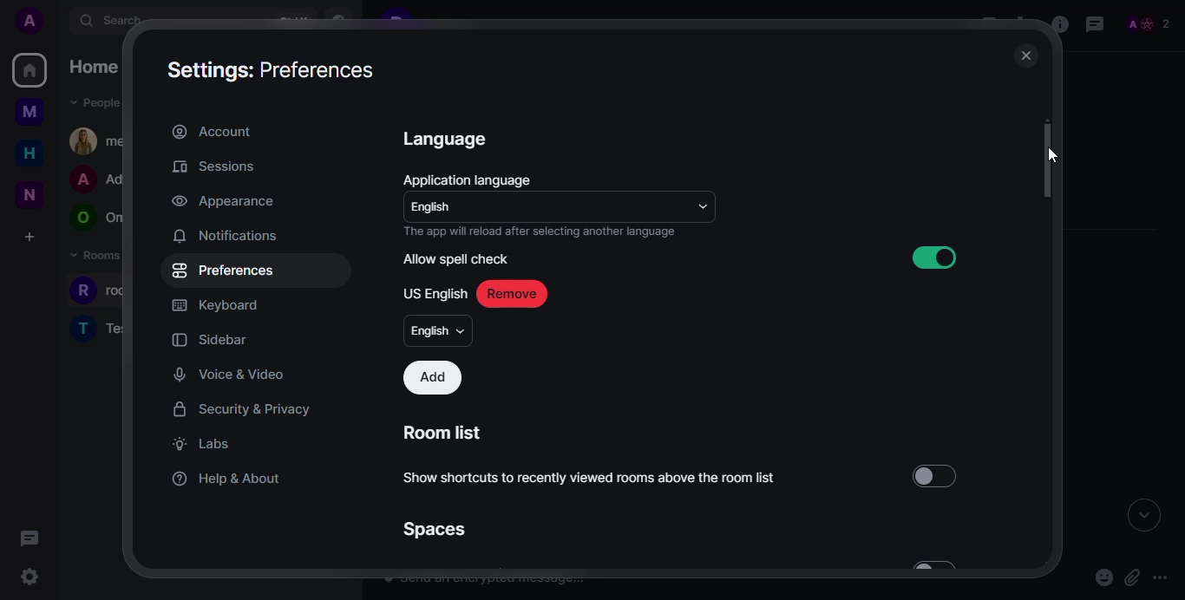 This screenshot has height=600, width=1185. What do you see at coordinates (118, 22) in the screenshot?
I see `search` at bounding box center [118, 22].